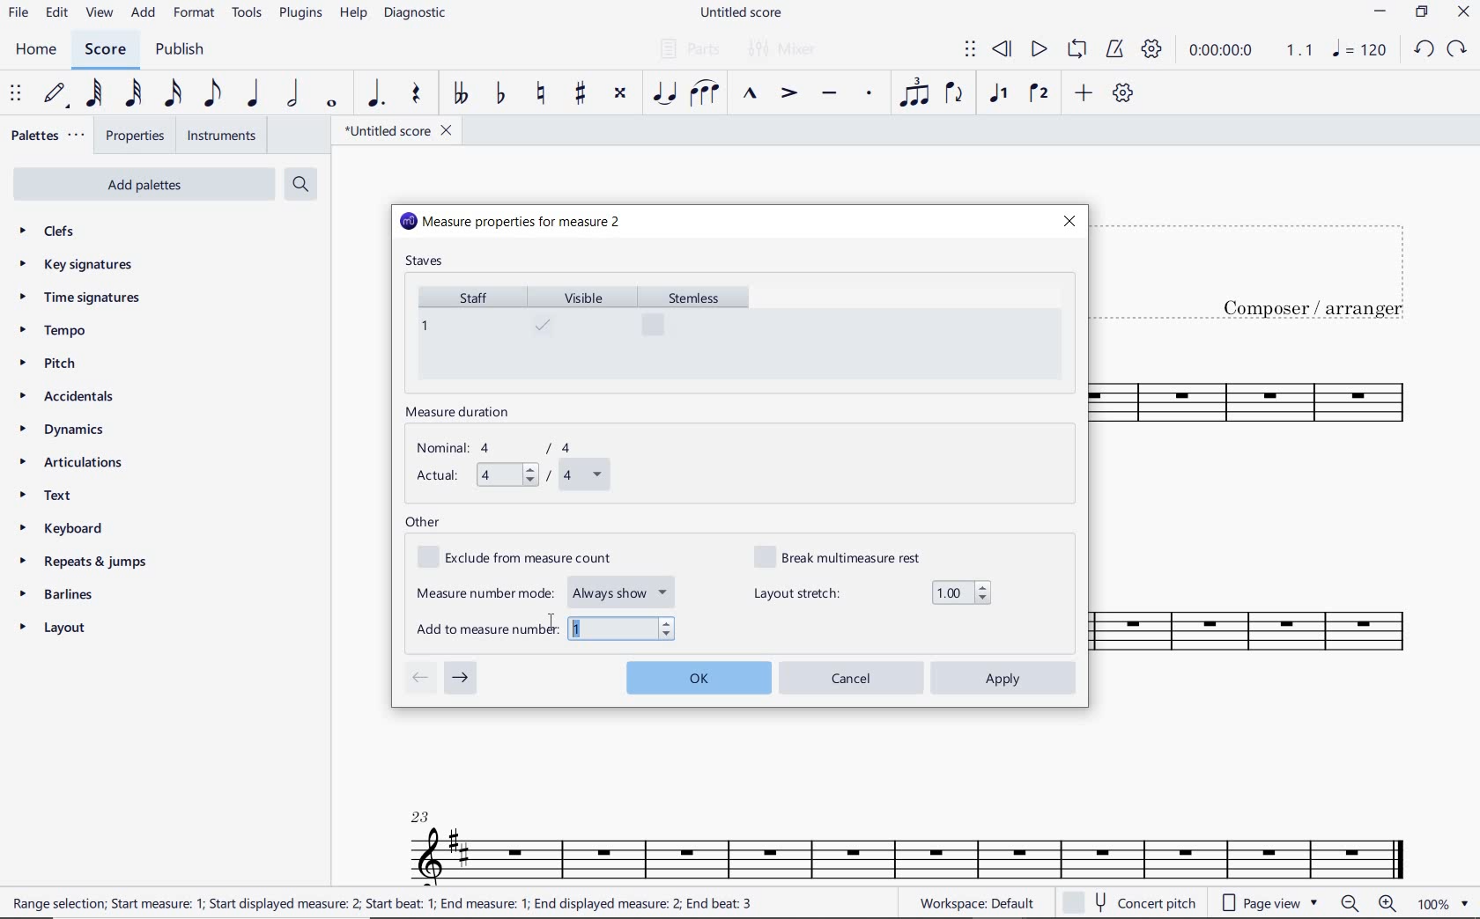 This screenshot has width=1480, height=919. I want to click on DEFAULT (STEP TIME), so click(57, 94).